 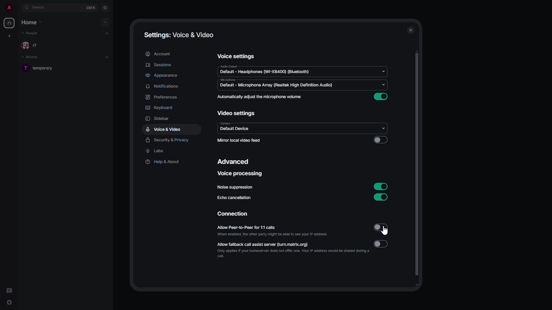 What do you see at coordinates (383, 69) in the screenshot?
I see `drop down` at bounding box center [383, 69].